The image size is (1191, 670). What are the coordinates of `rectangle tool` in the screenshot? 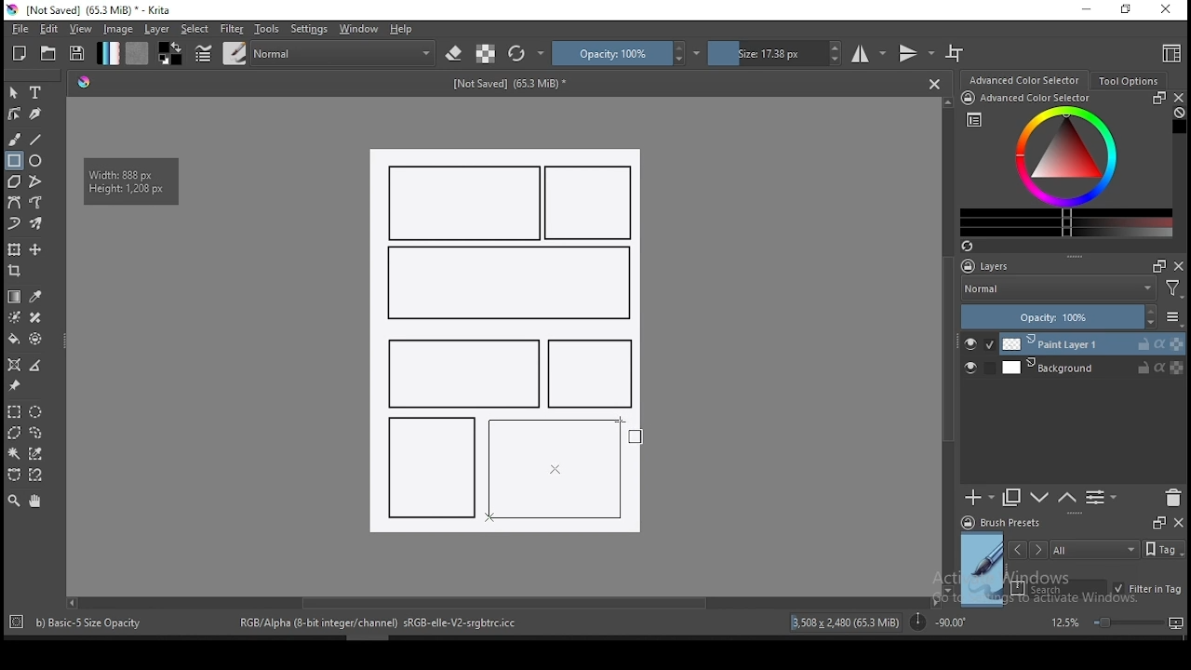 It's located at (14, 161).